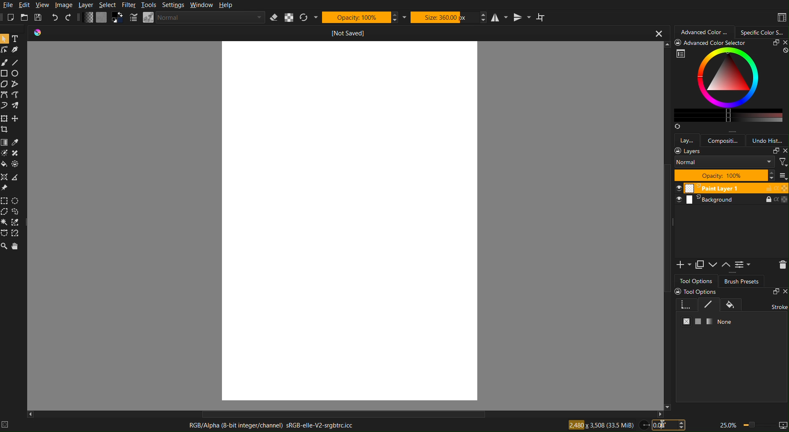 The width and height of the screenshot is (789, 432). What do you see at coordinates (725, 176) in the screenshot?
I see `opacity 100%` at bounding box center [725, 176].